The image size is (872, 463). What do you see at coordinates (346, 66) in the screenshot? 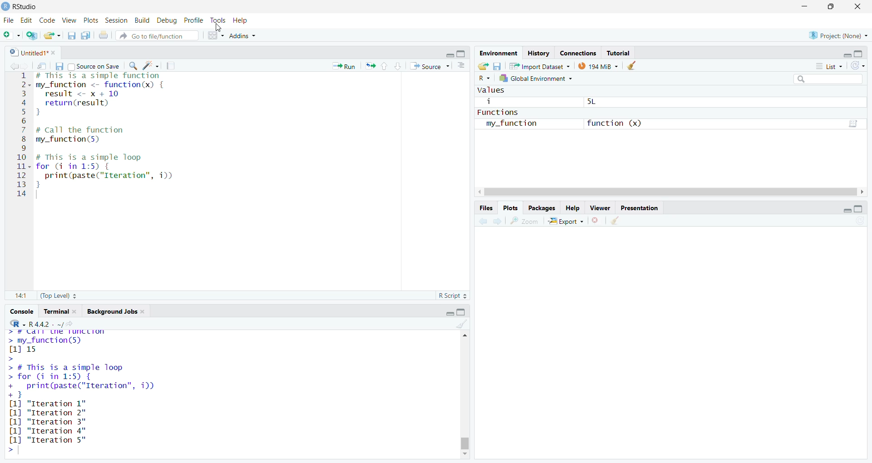
I see `run the current line or selection` at bounding box center [346, 66].